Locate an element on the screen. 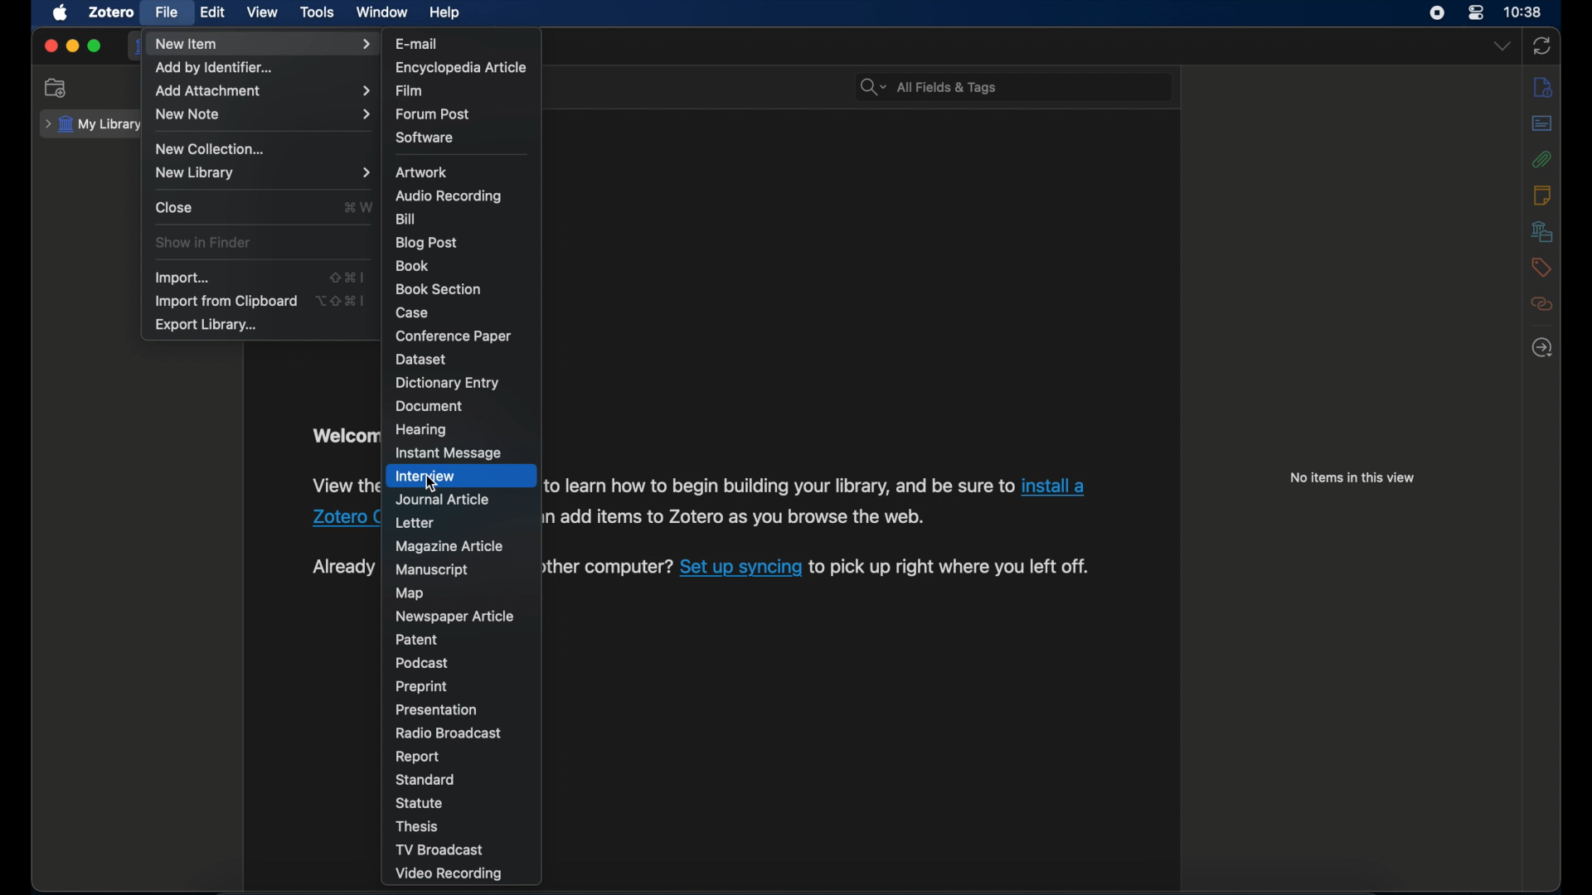 This screenshot has height=895, width=1592. install a is located at coordinates (1055, 487).